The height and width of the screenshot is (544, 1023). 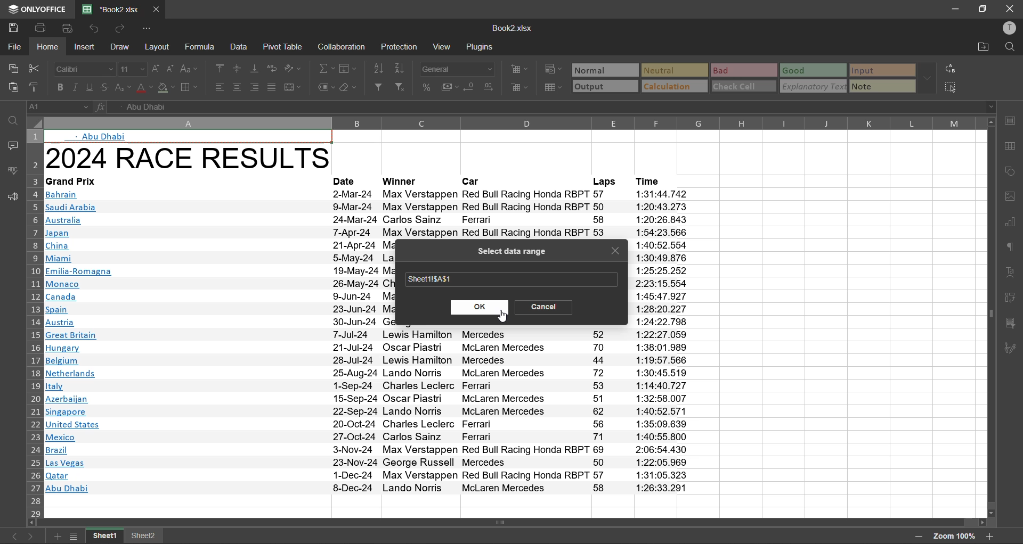 I want to click on signature, so click(x=1008, y=350).